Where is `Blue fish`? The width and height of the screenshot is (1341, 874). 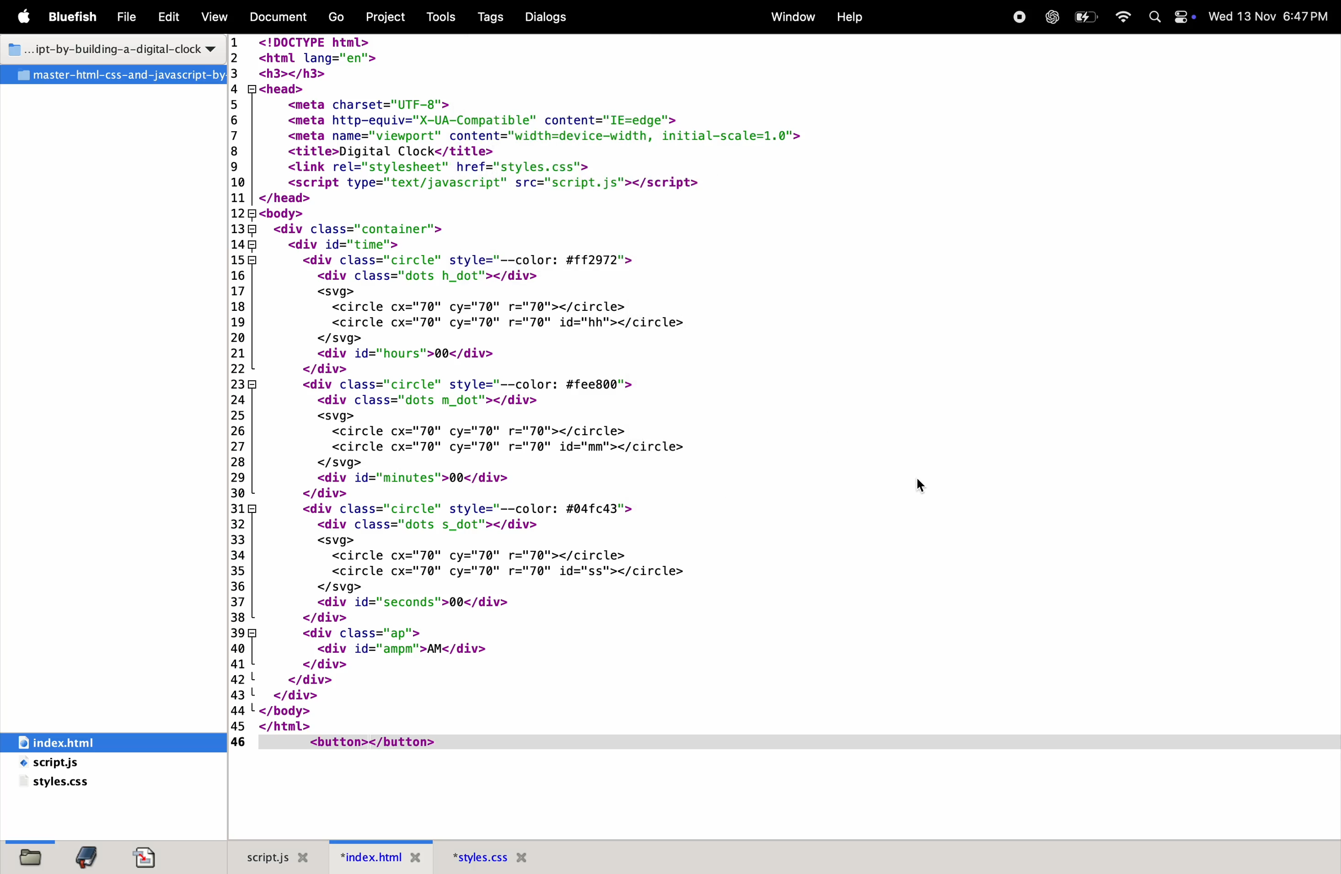
Blue fish is located at coordinates (77, 16).